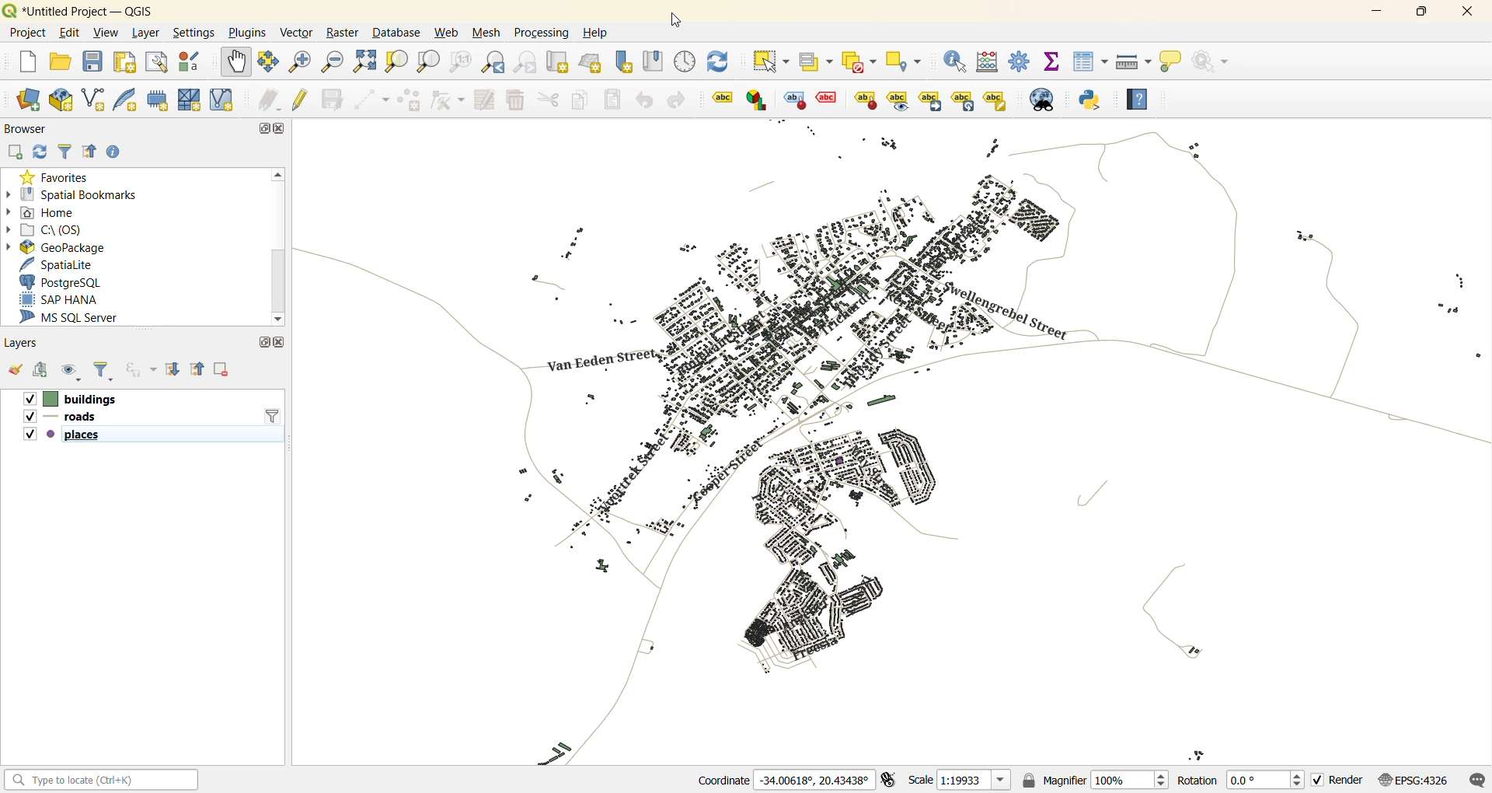 Image resolution: width=1492 pixels, height=793 pixels. I want to click on render, so click(1341, 781).